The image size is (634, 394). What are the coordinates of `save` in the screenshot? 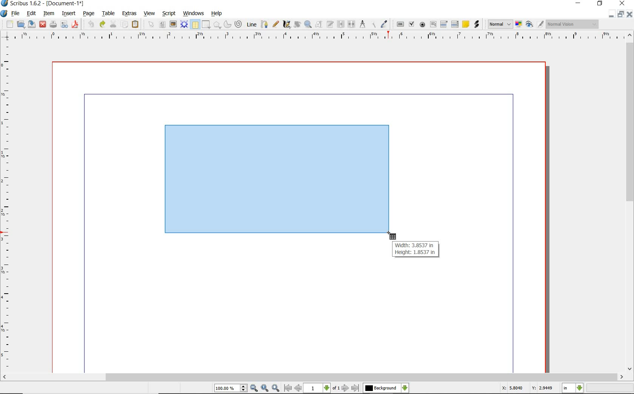 It's located at (32, 24).